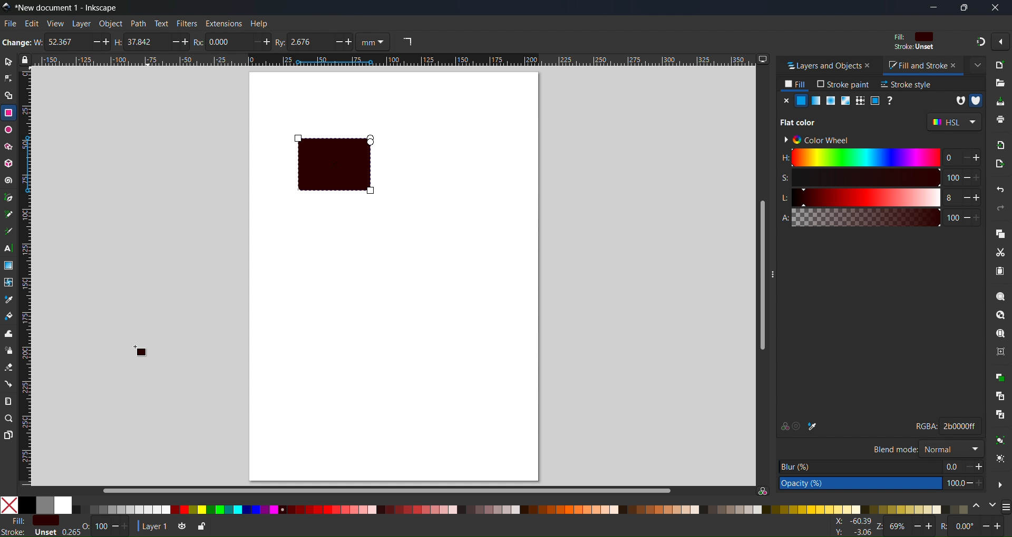 The height and width of the screenshot is (537, 1012). What do you see at coordinates (28, 278) in the screenshot?
I see `Vertical Millimeter scale ` at bounding box center [28, 278].